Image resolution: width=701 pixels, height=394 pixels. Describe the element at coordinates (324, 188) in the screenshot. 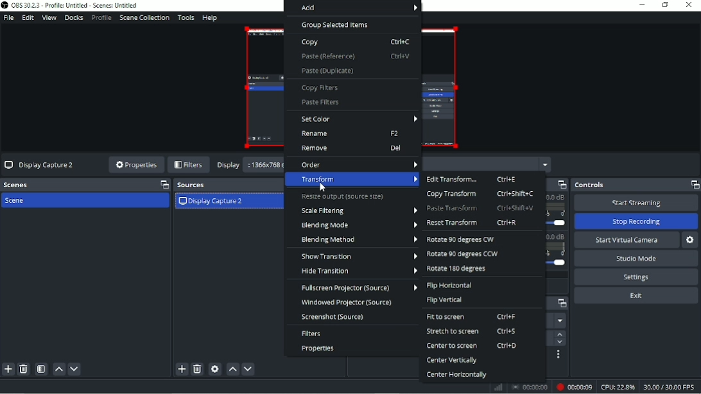

I see `Pointer` at that location.